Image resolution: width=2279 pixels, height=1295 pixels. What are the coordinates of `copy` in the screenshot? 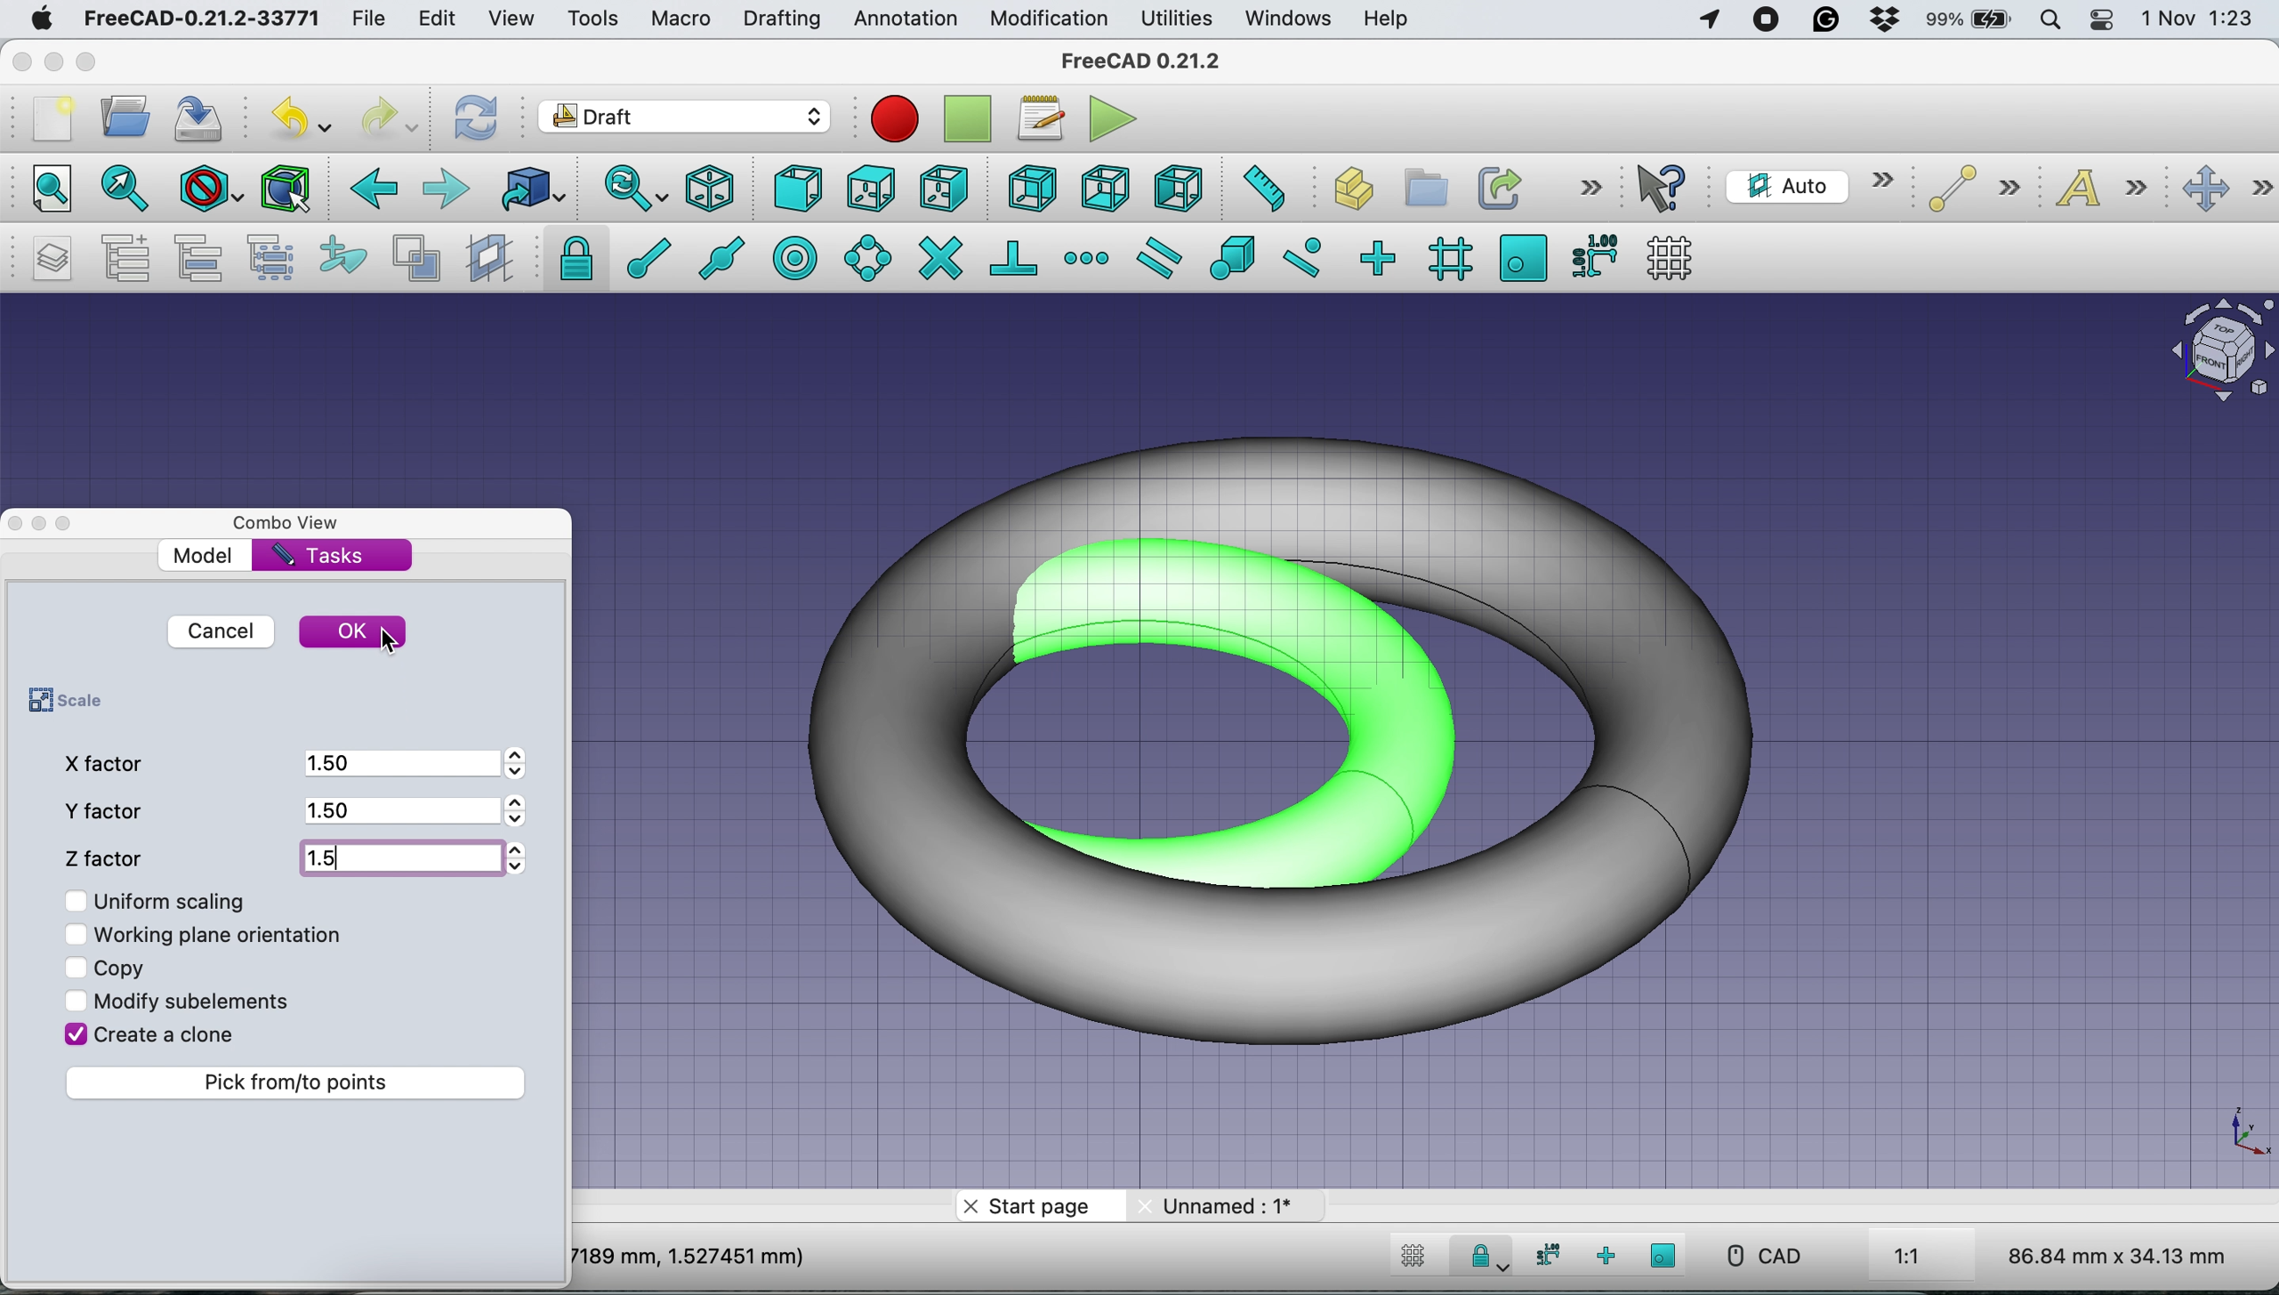 It's located at (123, 964).